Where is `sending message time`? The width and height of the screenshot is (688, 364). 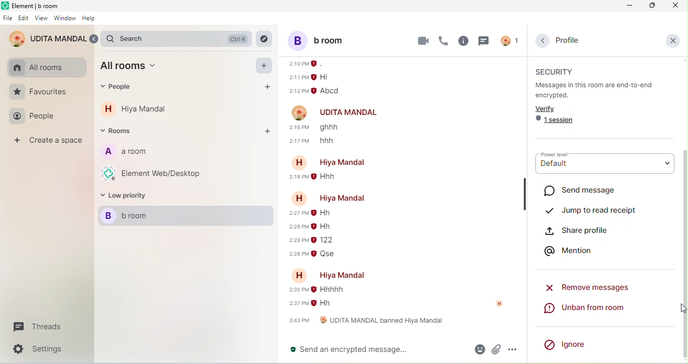 sending message time is located at coordinates (300, 141).